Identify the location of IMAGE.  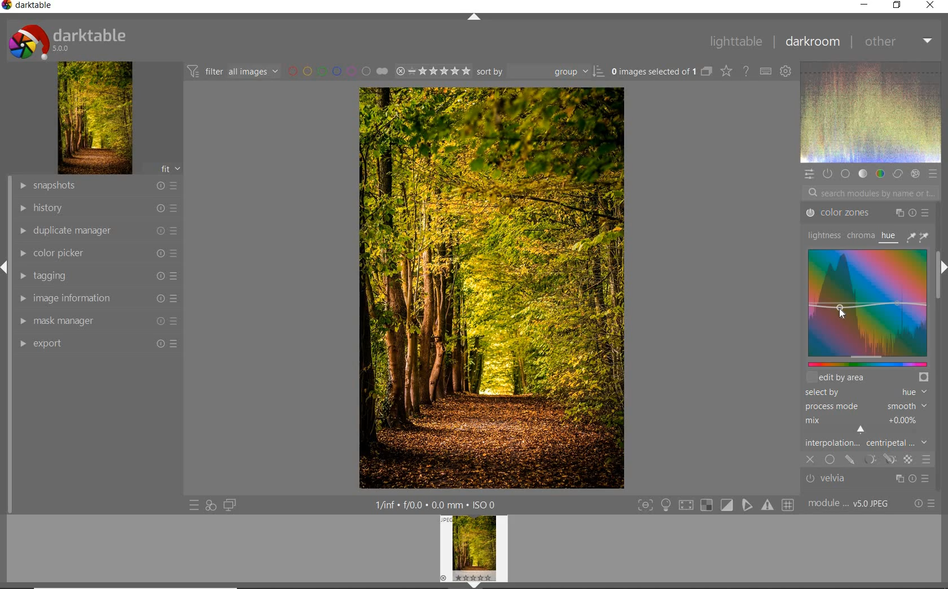
(93, 117).